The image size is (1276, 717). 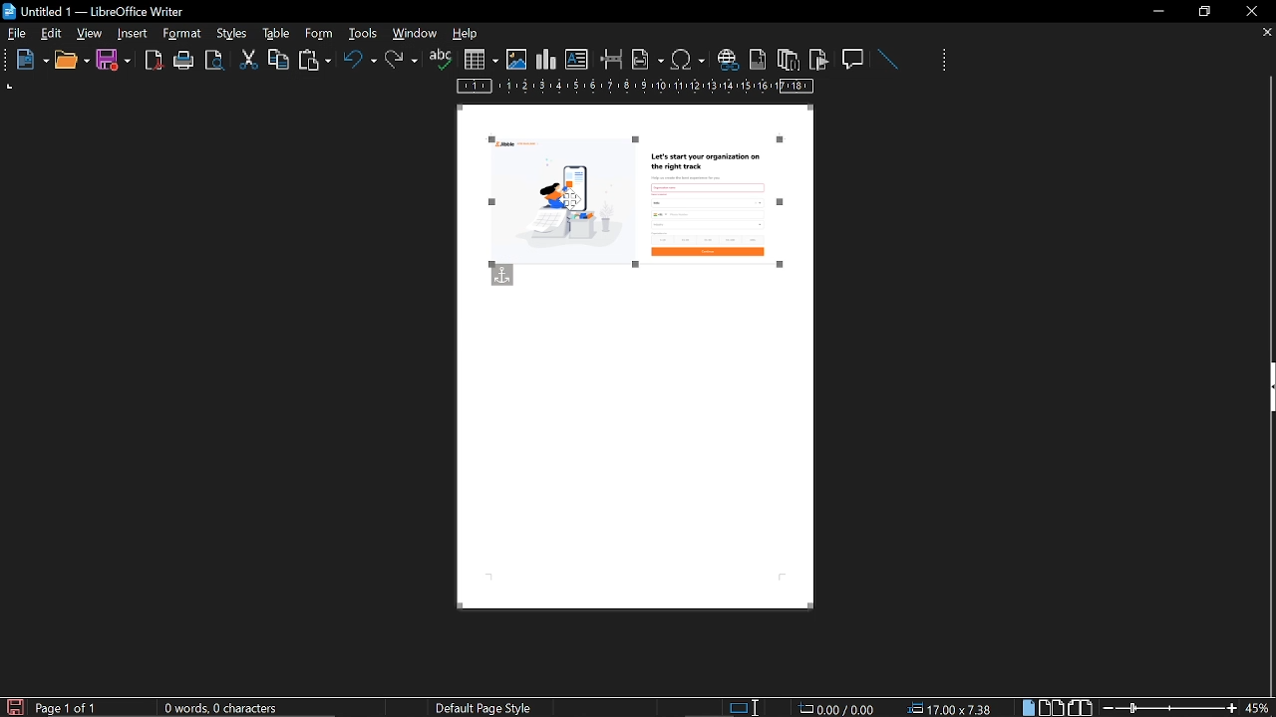 What do you see at coordinates (278, 59) in the screenshot?
I see `copy` at bounding box center [278, 59].